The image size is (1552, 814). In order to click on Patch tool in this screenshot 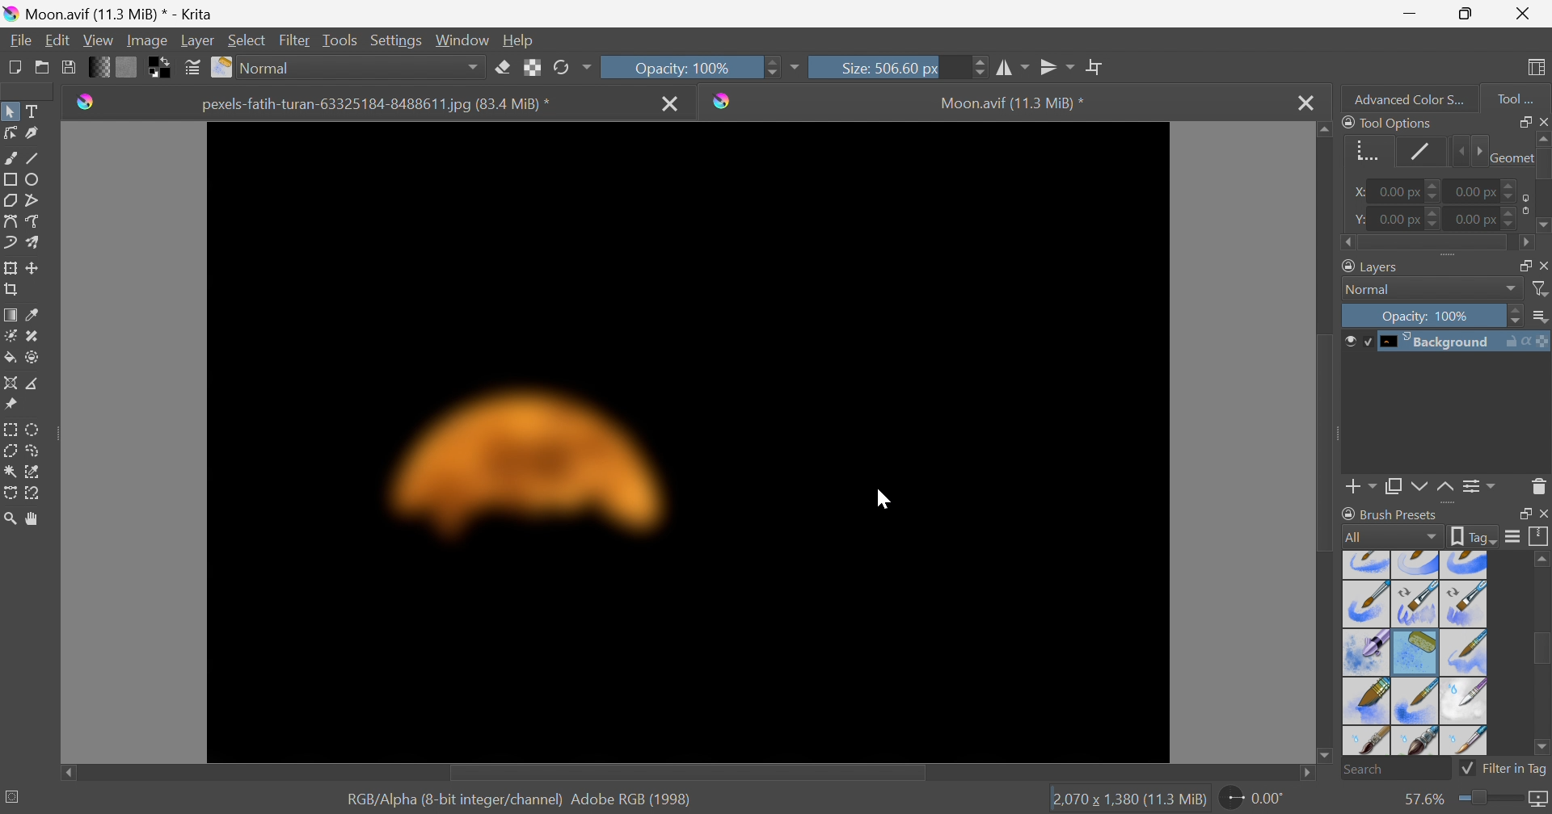, I will do `click(32, 337)`.